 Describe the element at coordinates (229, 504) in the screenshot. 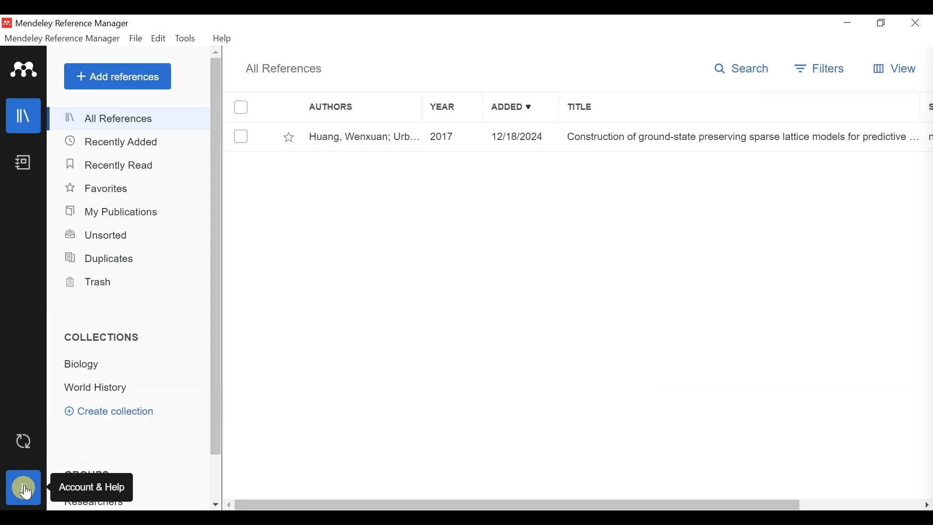

I see `Scroll Left` at that location.